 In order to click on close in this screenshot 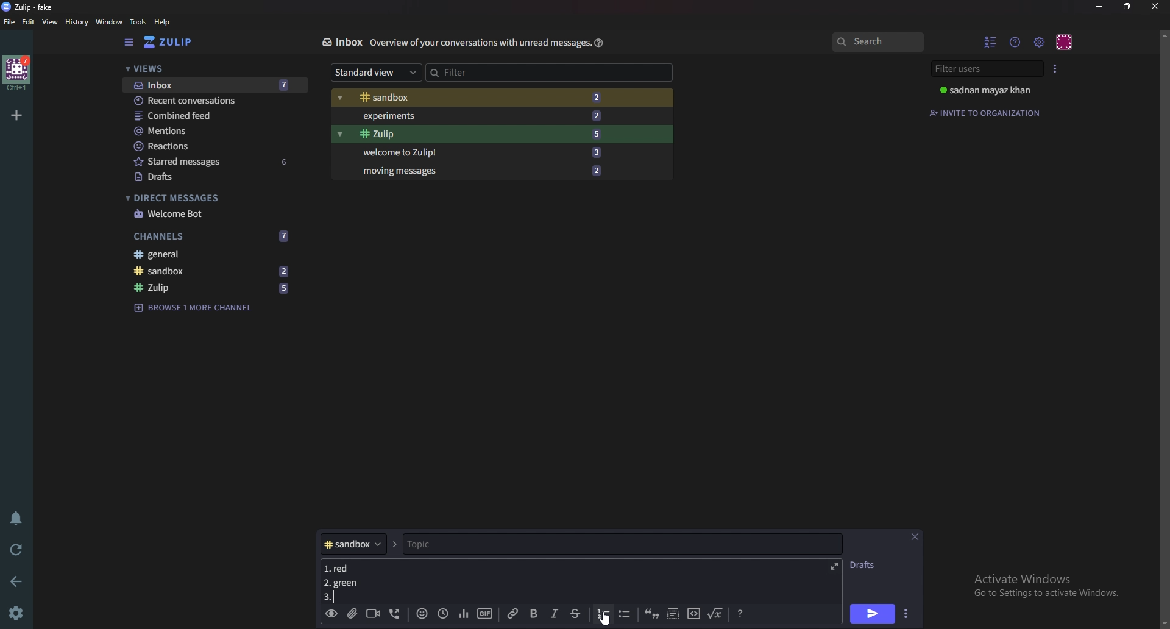, I will do `click(1155, 6)`.